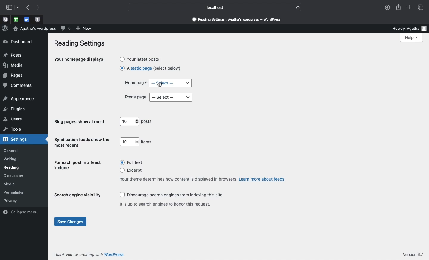  What do you see at coordinates (171, 83) in the screenshot?
I see `Select` at bounding box center [171, 83].